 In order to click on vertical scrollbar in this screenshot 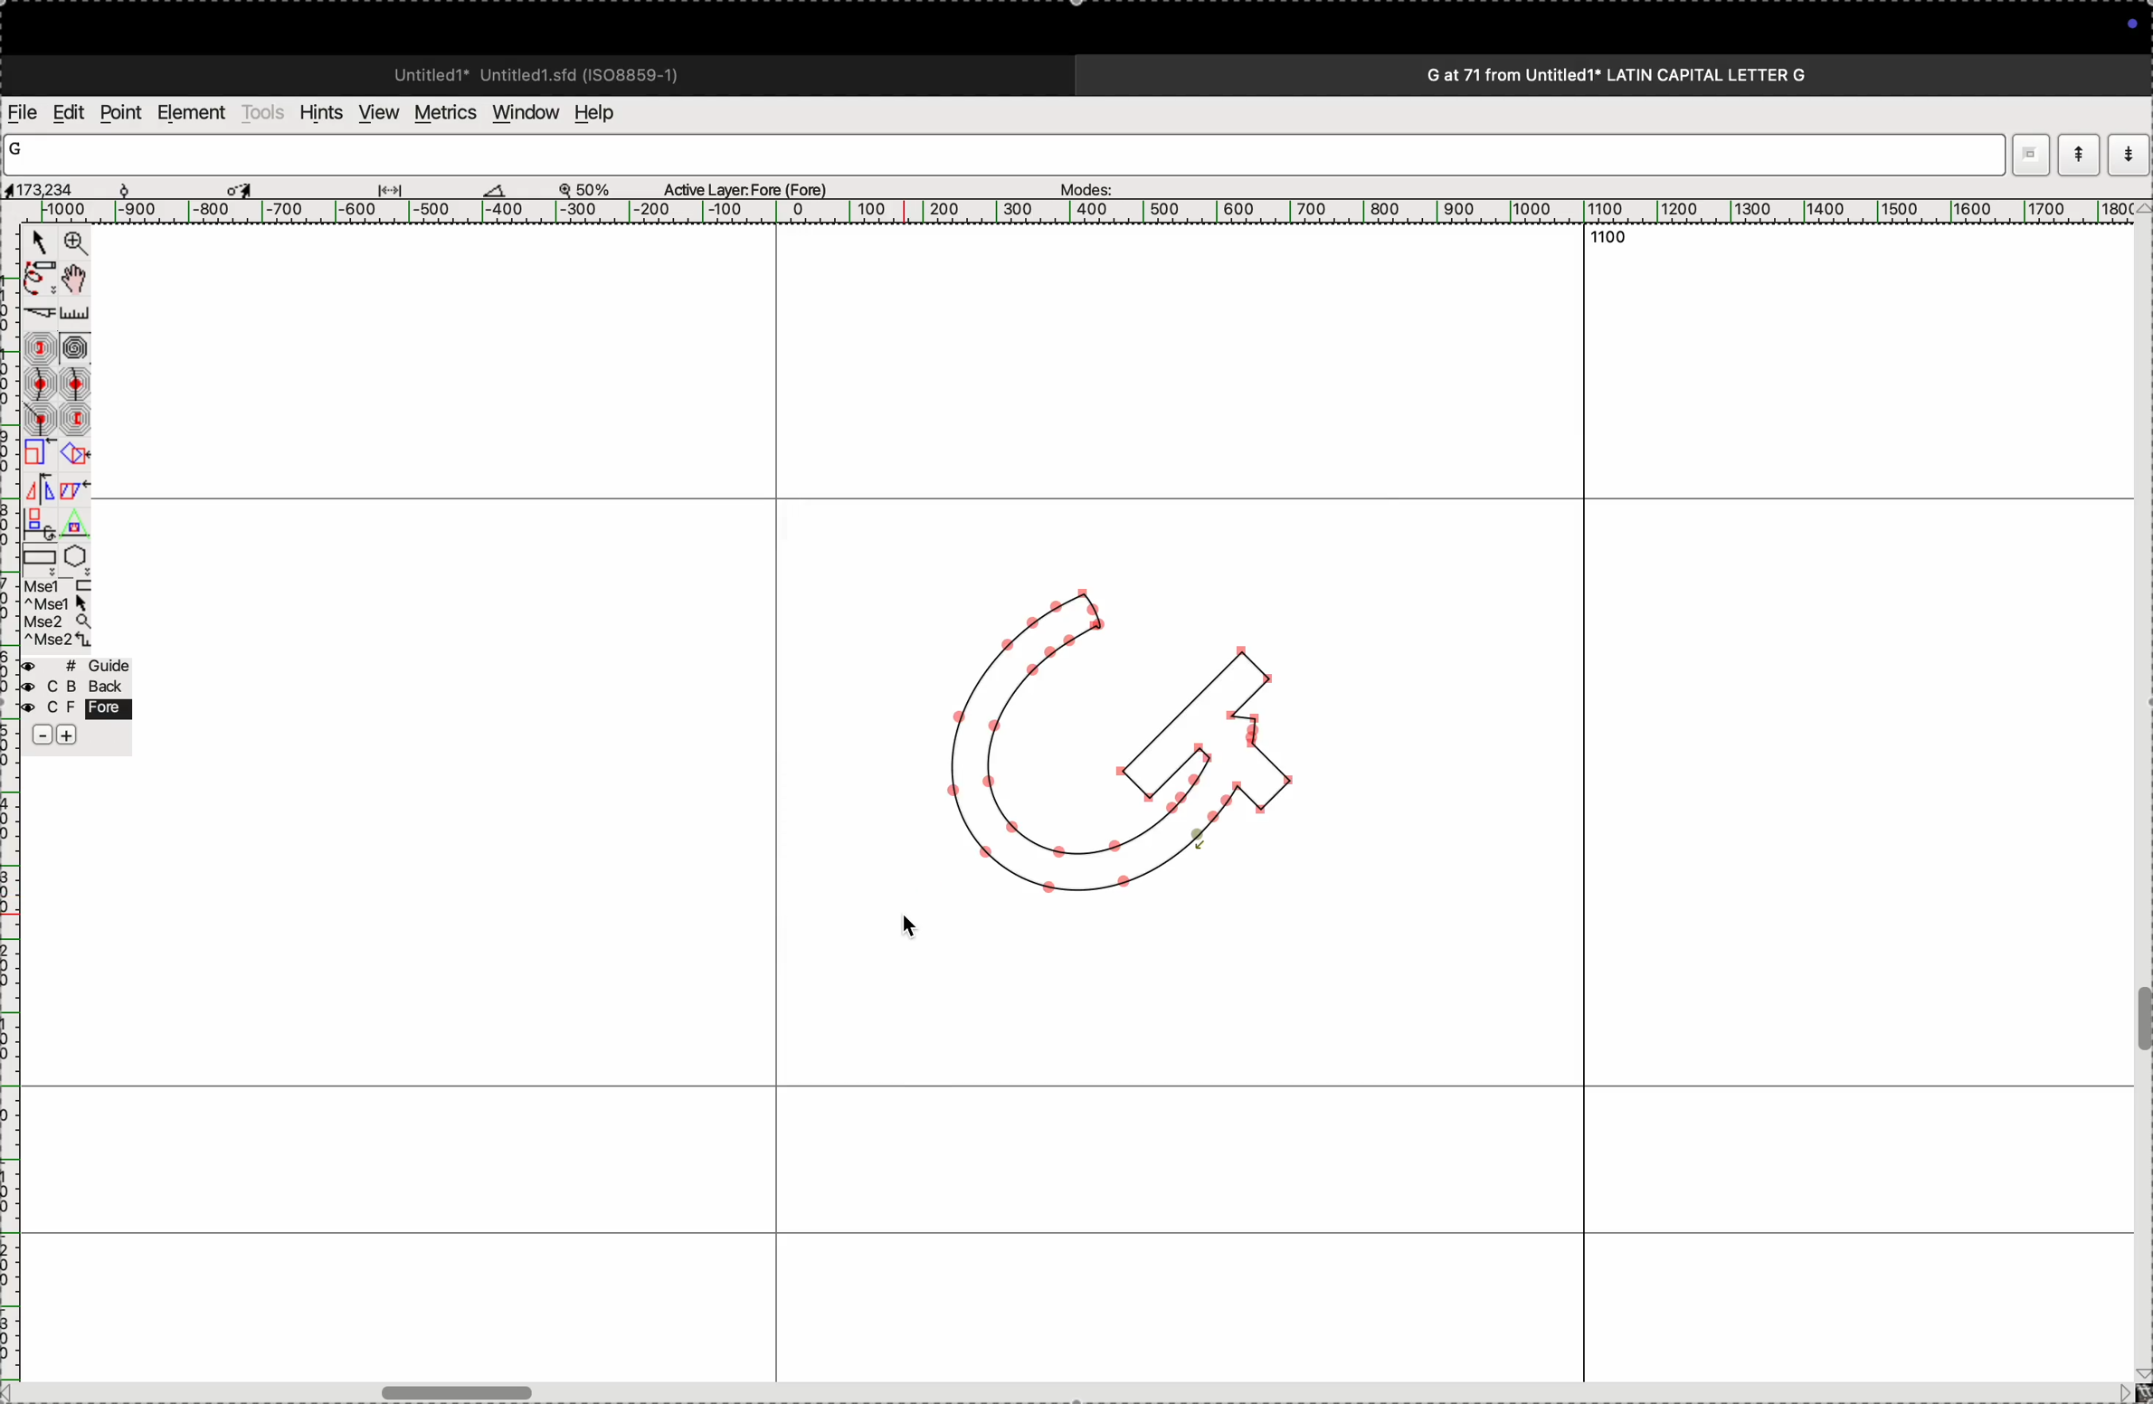, I will do `click(2139, 810)`.